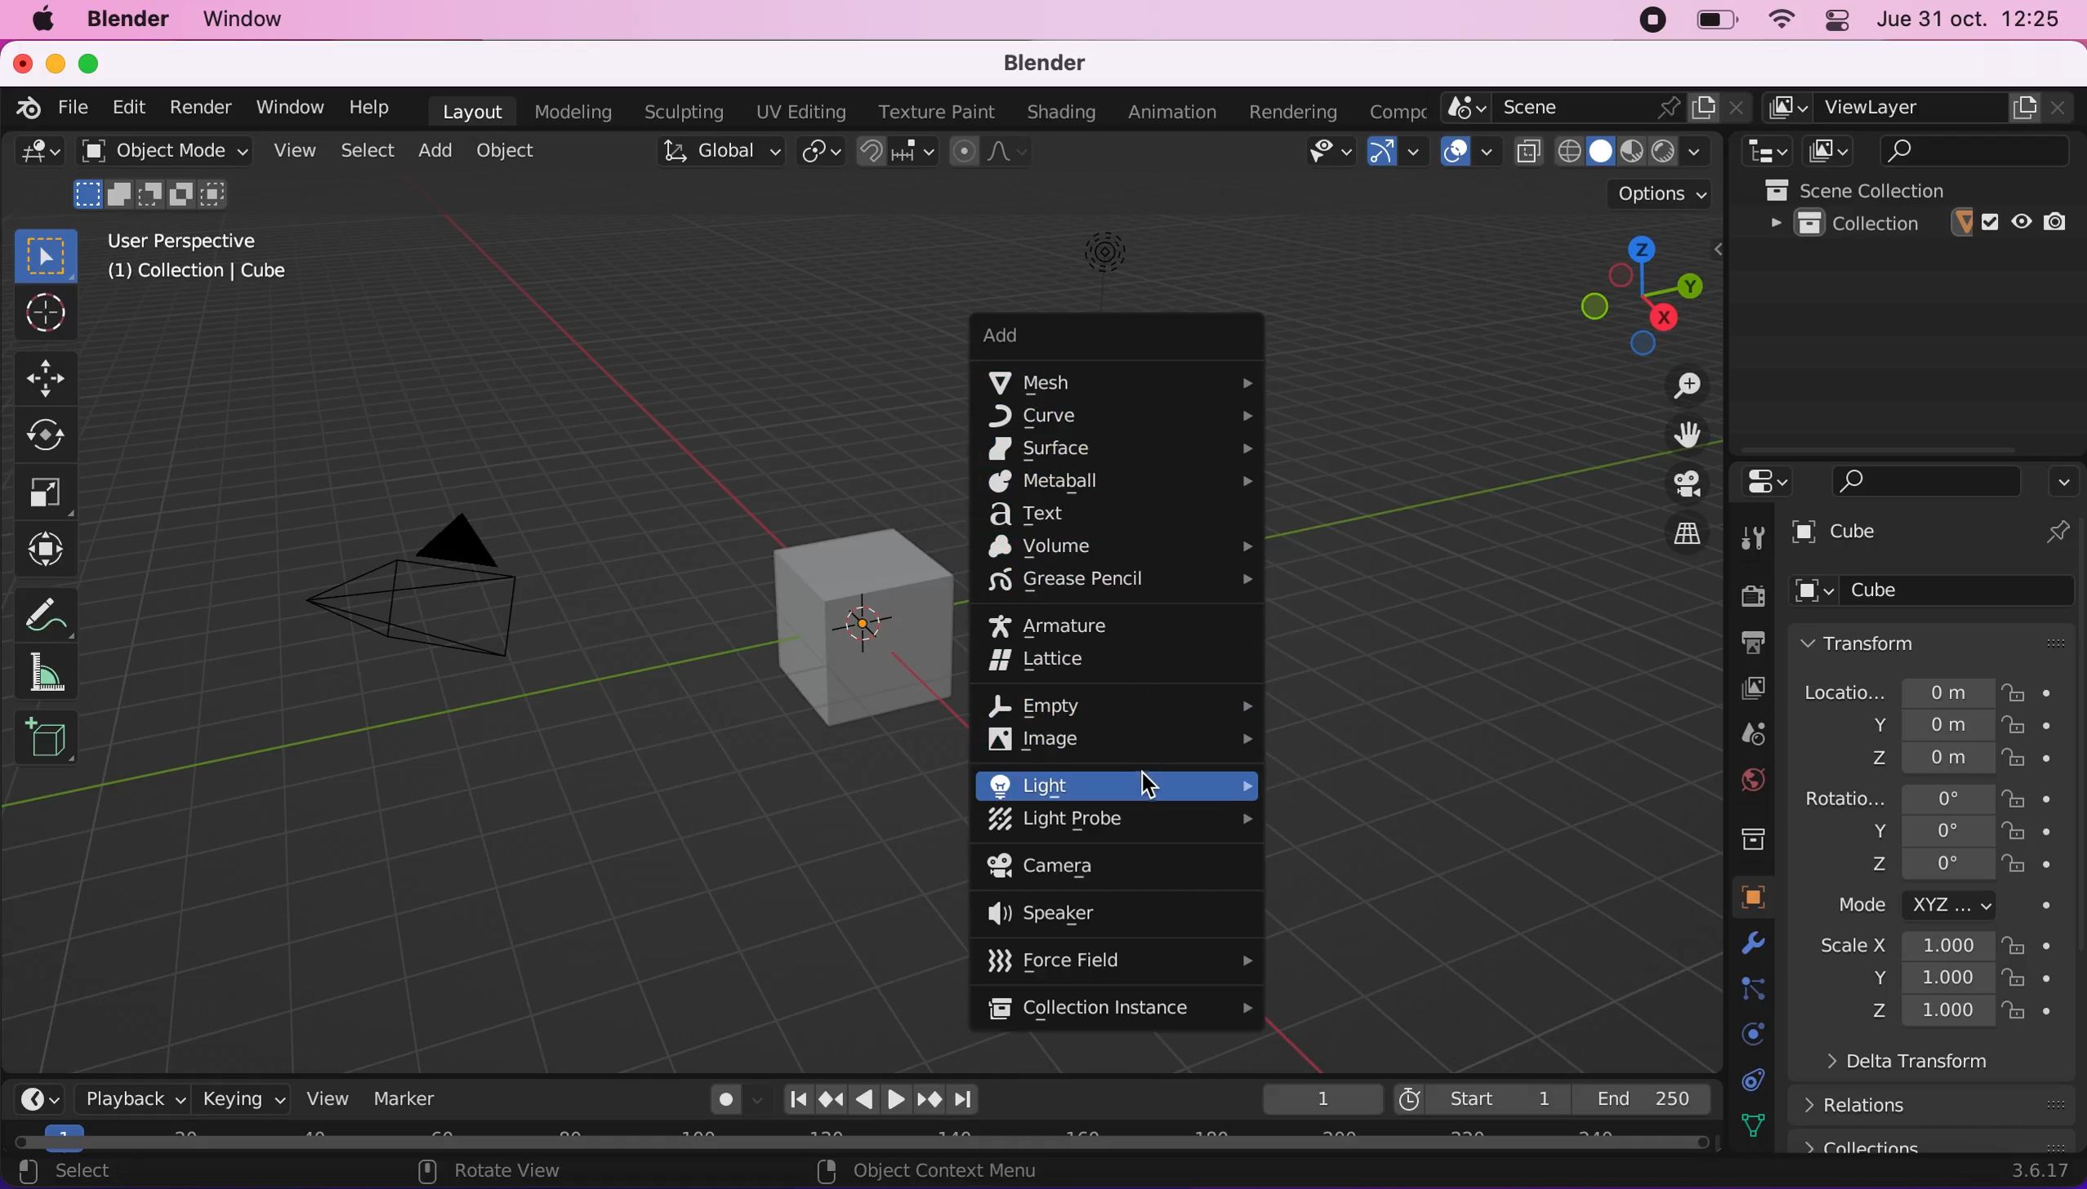 The image size is (2087, 1189). What do you see at coordinates (861, 1142) in the screenshot?
I see `horizontal slider` at bounding box center [861, 1142].